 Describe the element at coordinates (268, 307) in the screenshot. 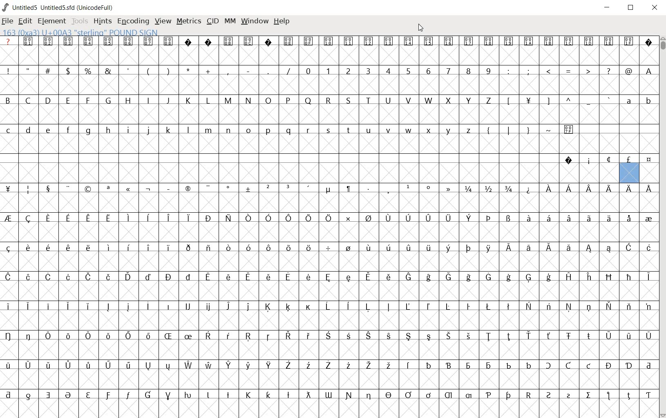

I see `Symbol` at that location.